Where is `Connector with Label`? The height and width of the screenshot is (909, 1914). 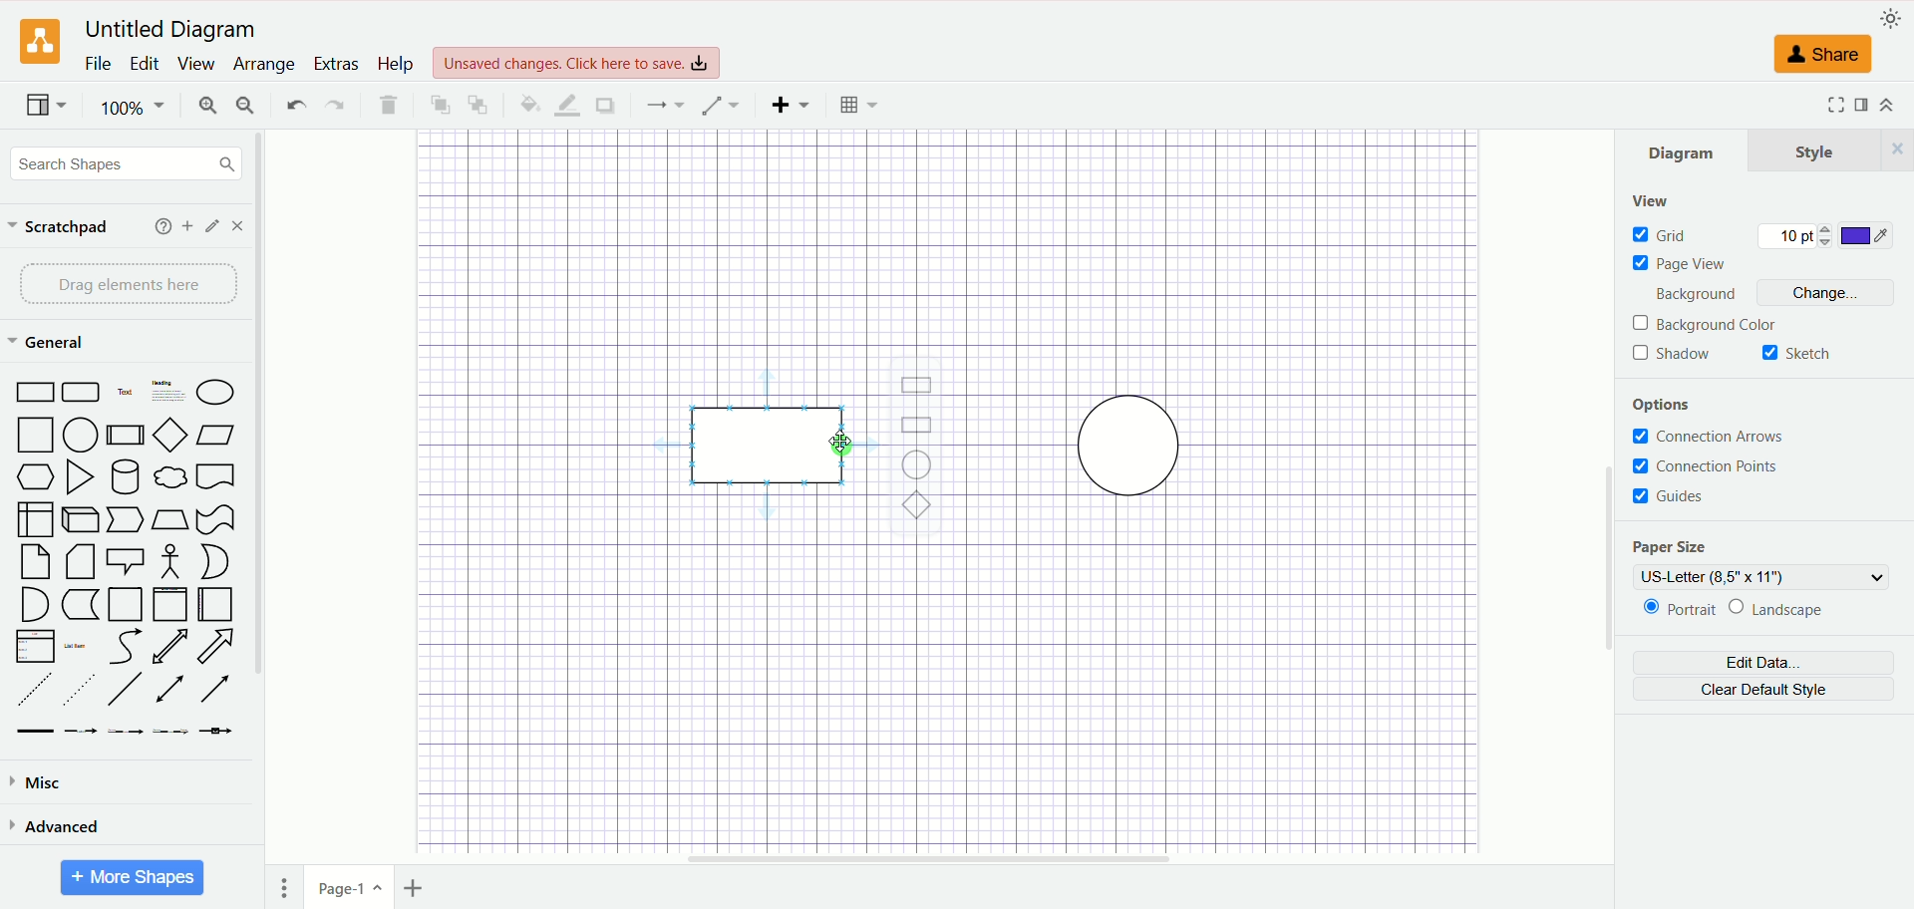 Connector with Label is located at coordinates (82, 736).